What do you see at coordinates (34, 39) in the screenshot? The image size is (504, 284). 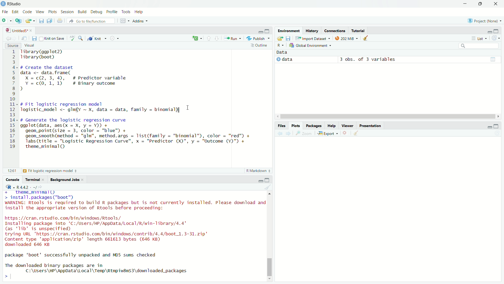 I see `Save current document` at bounding box center [34, 39].